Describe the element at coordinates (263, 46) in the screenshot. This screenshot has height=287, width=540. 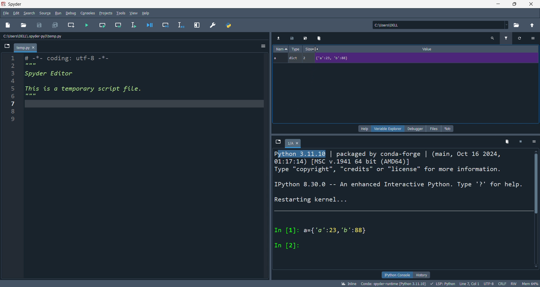
I see `options` at that location.